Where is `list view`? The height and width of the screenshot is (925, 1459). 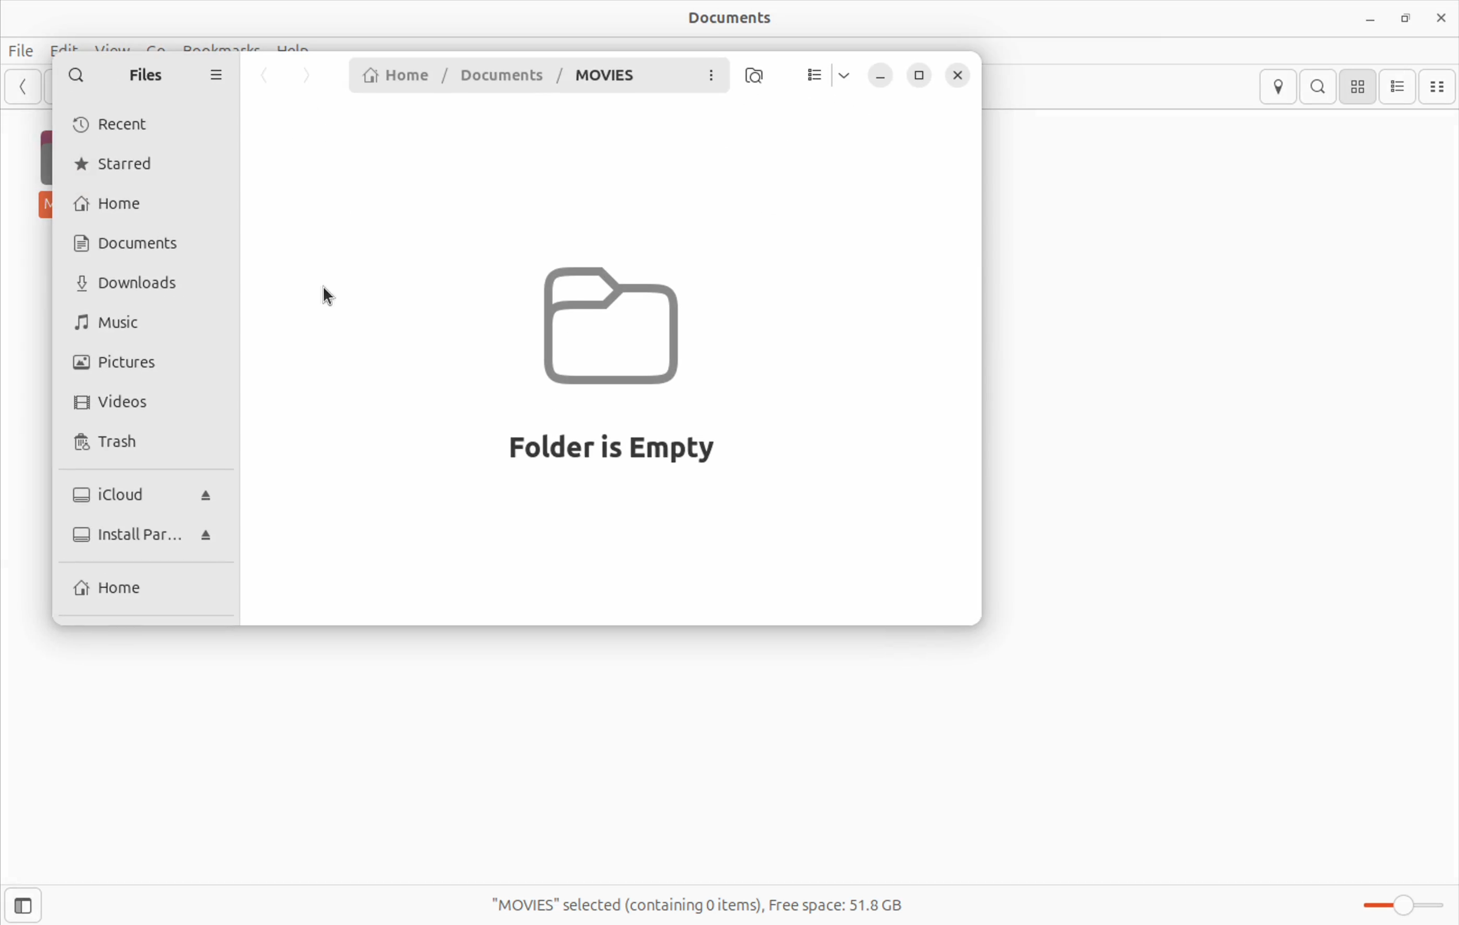 list view is located at coordinates (1399, 87).